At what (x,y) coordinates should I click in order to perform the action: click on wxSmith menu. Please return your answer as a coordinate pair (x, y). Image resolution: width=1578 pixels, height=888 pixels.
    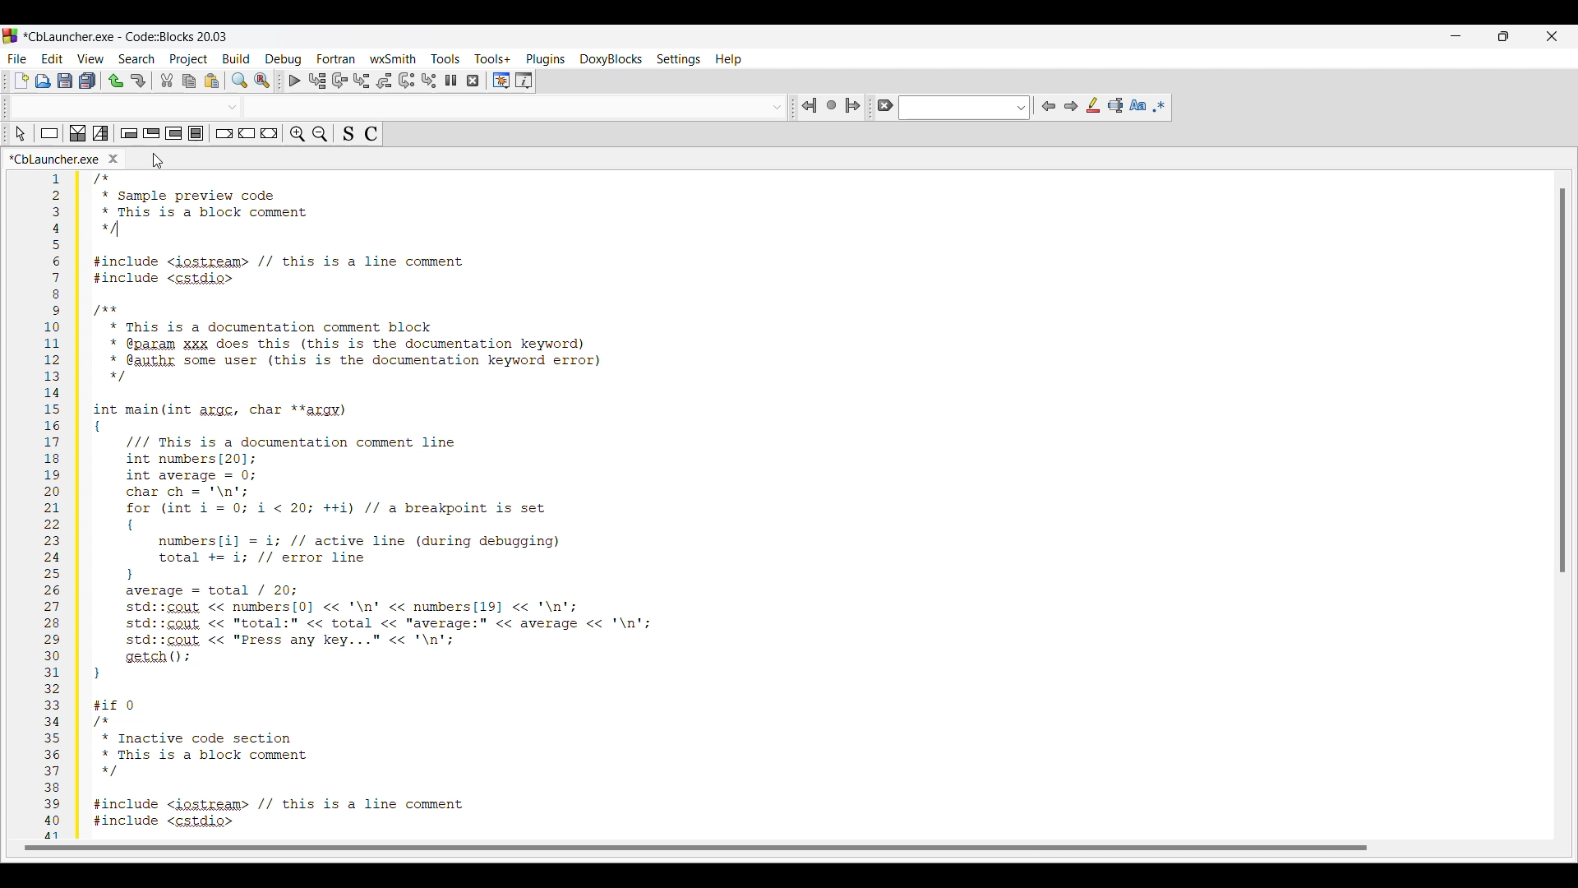
    Looking at the image, I should click on (393, 58).